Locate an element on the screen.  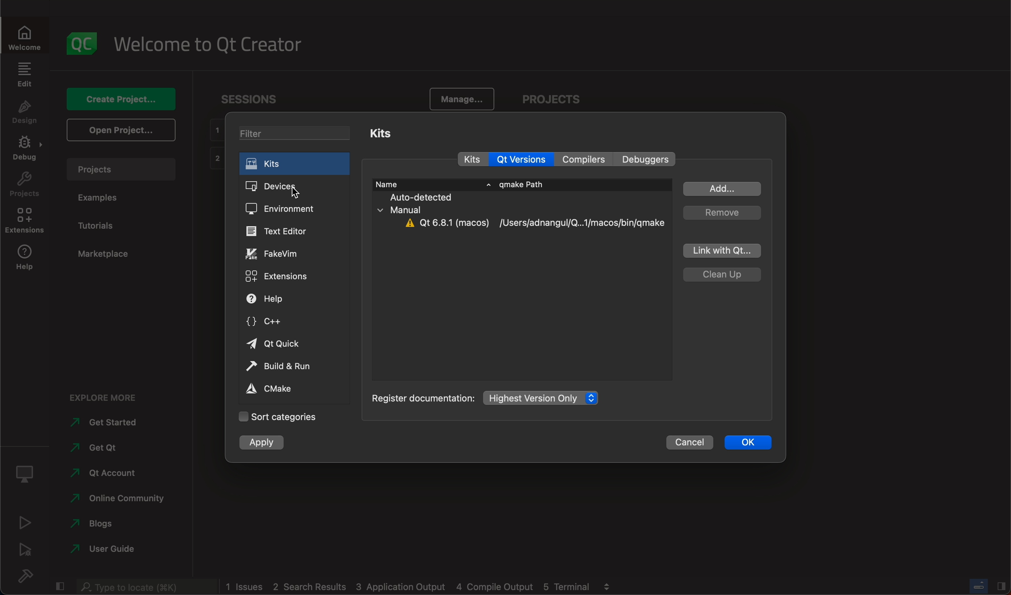
link with qt is located at coordinates (721, 251).